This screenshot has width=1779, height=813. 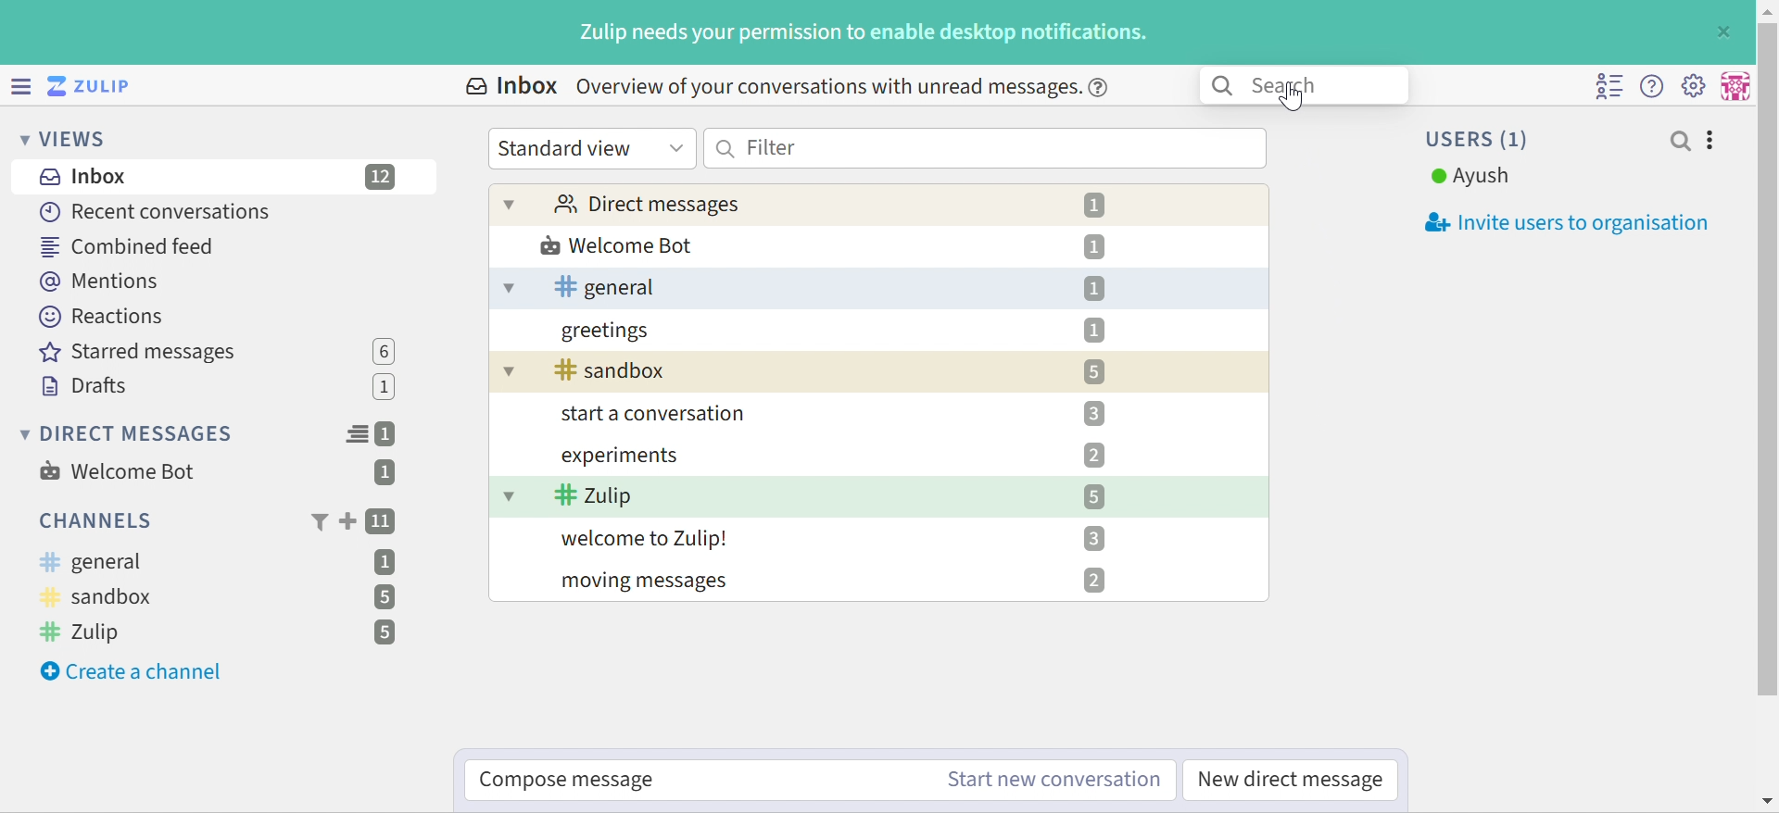 I want to click on 2, so click(x=1094, y=581).